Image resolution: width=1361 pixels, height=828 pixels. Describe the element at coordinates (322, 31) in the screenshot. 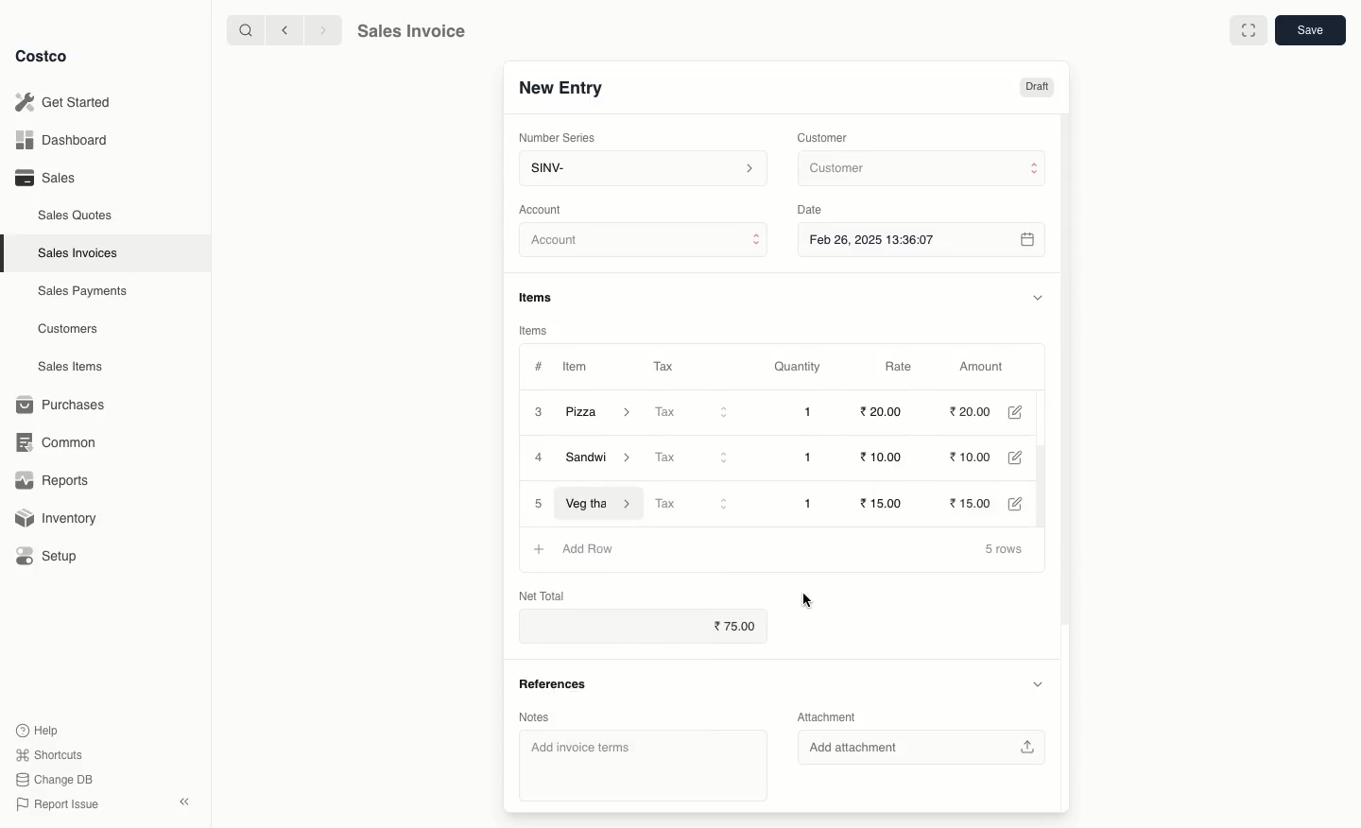

I see `Forward` at that location.